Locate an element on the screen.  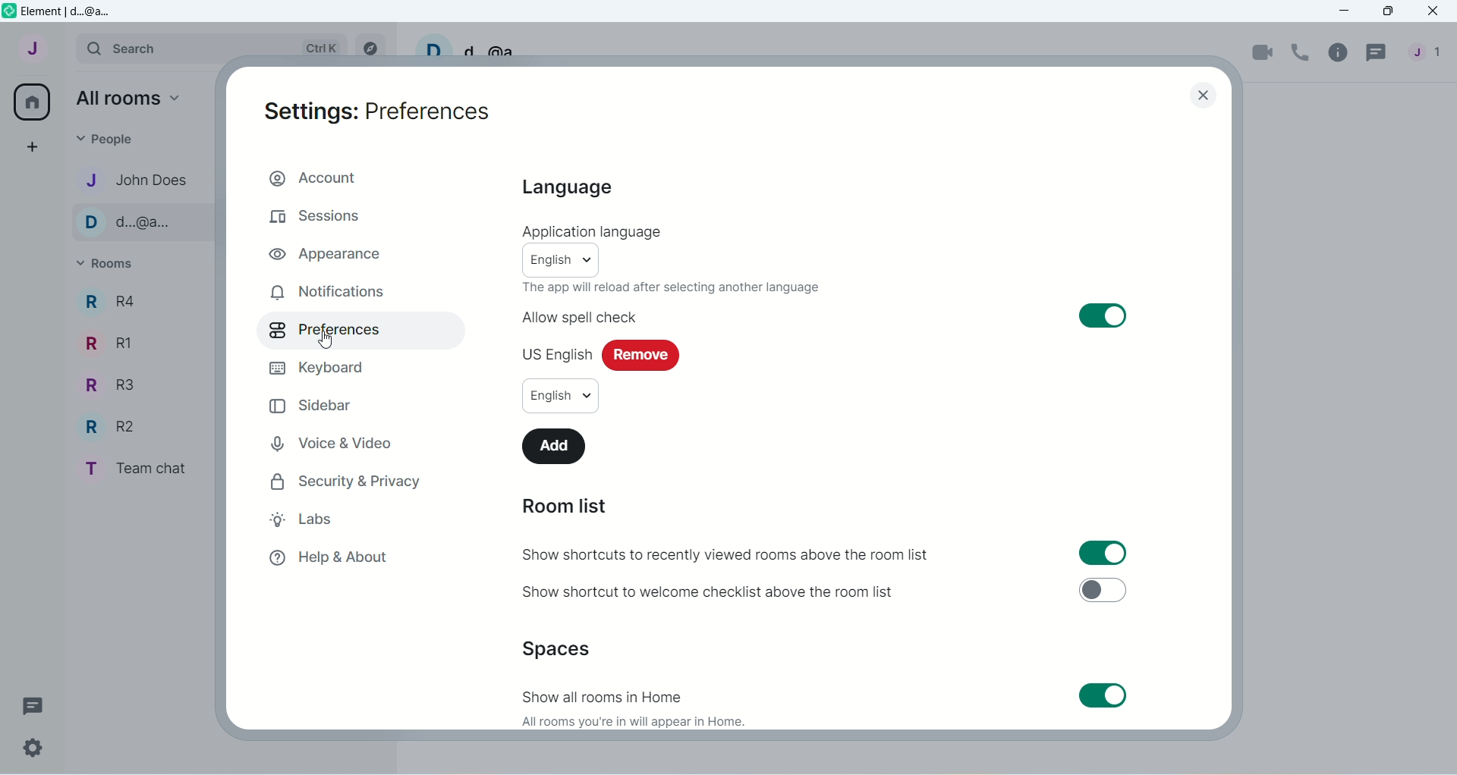
Minimize is located at coordinates (1346, 11).